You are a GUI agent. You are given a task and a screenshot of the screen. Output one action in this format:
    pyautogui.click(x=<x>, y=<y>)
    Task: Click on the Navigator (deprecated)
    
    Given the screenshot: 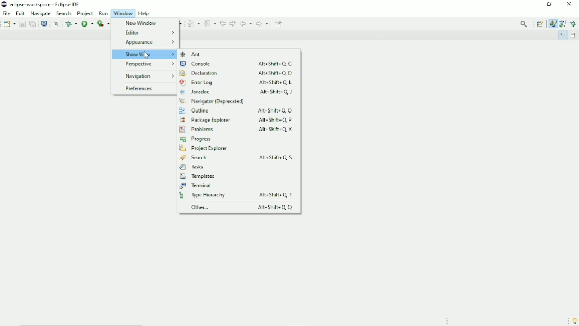 What is the action you would take?
    pyautogui.click(x=212, y=101)
    